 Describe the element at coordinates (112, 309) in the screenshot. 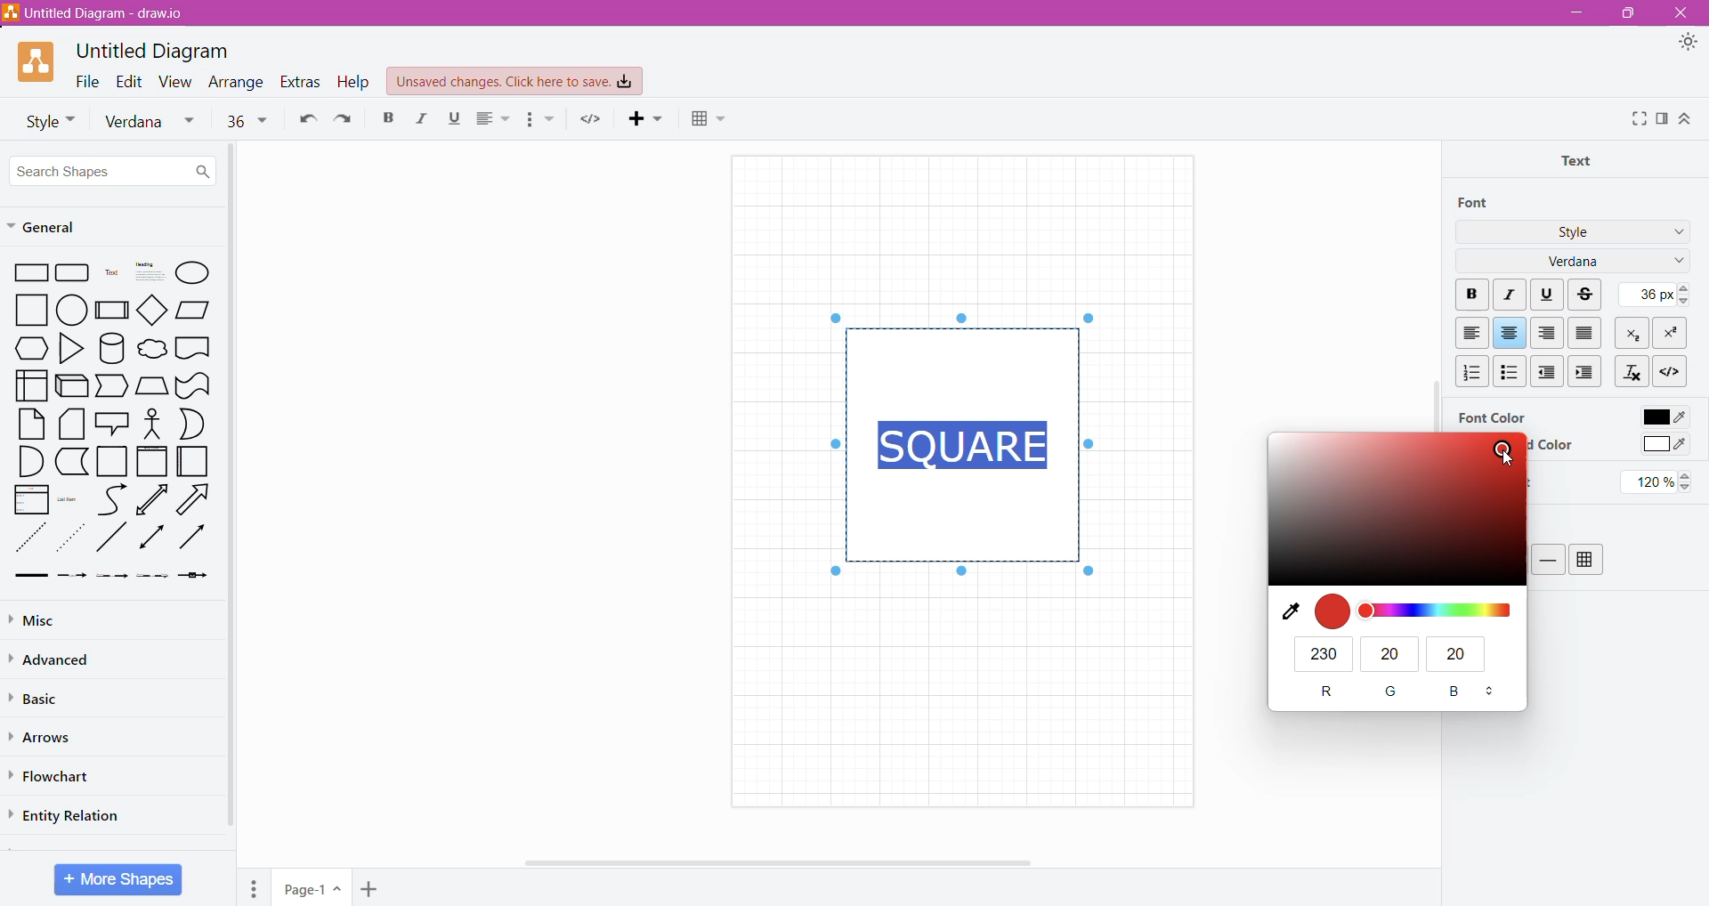

I see `Subprocess` at that location.